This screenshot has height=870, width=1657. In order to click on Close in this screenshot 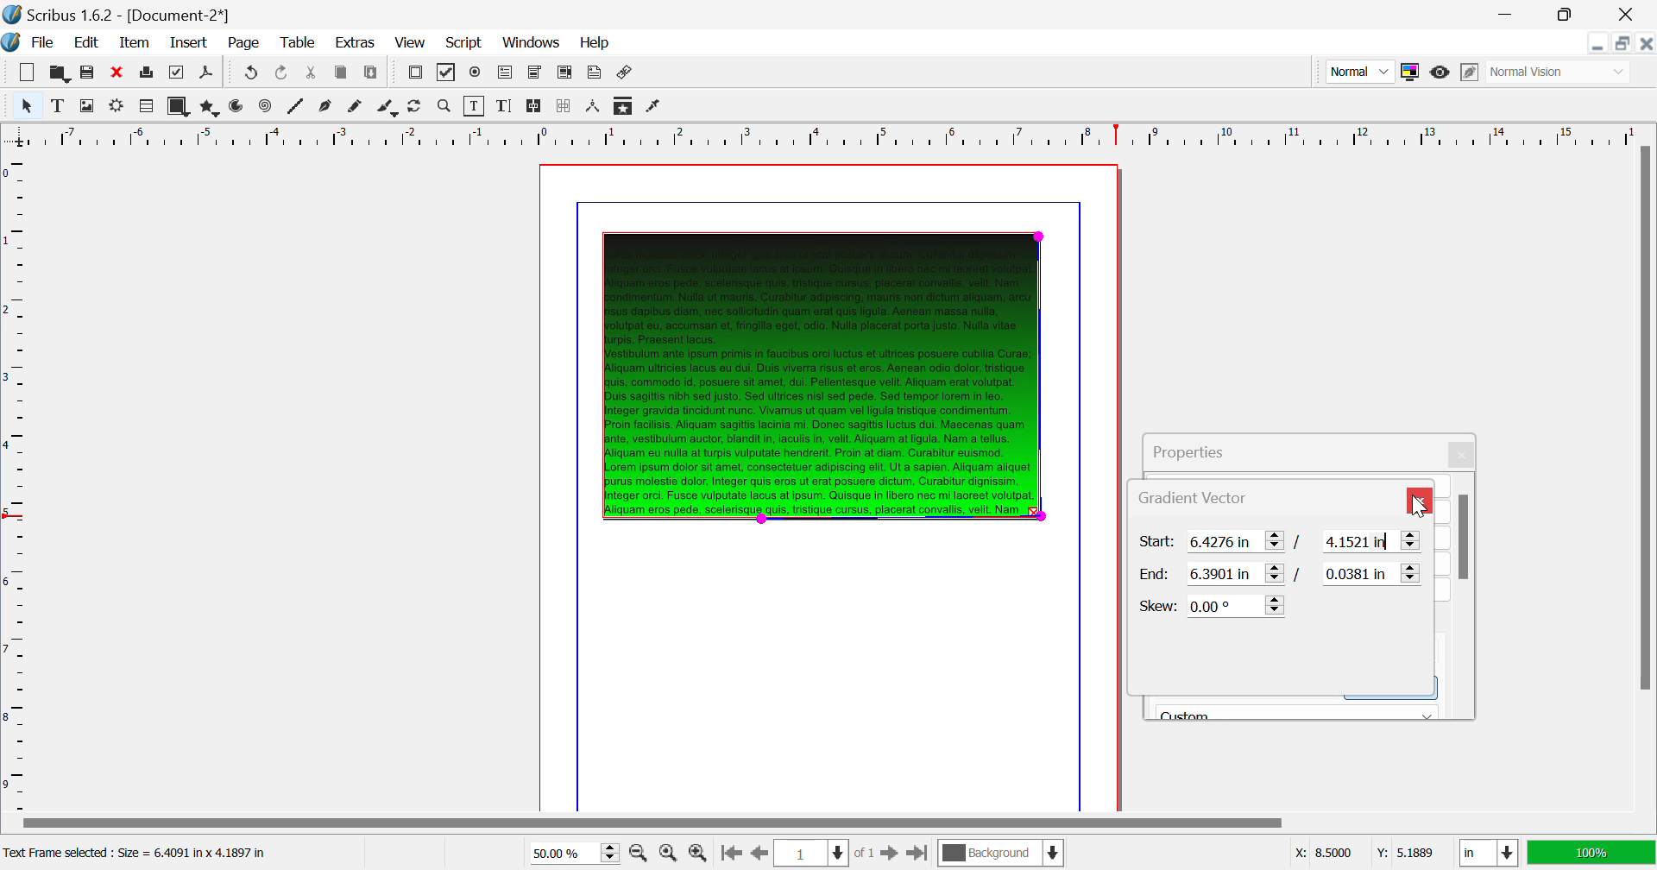, I will do `click(1647, 42)`.